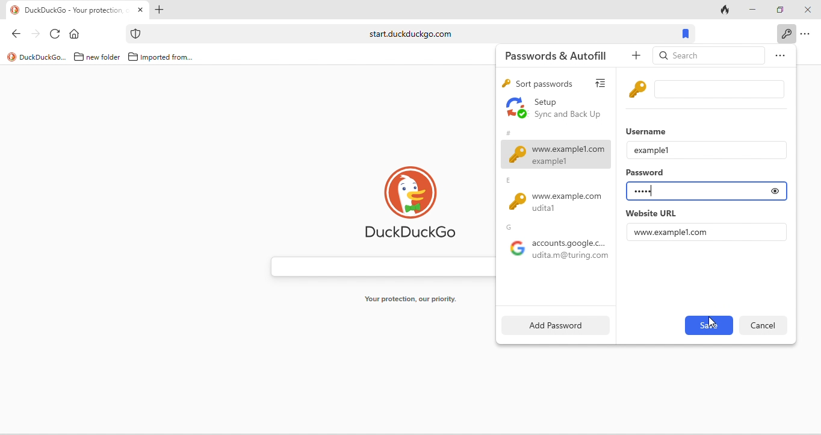 This screenshot has width=821, height=435. I want to click on password, so click(646, 174).